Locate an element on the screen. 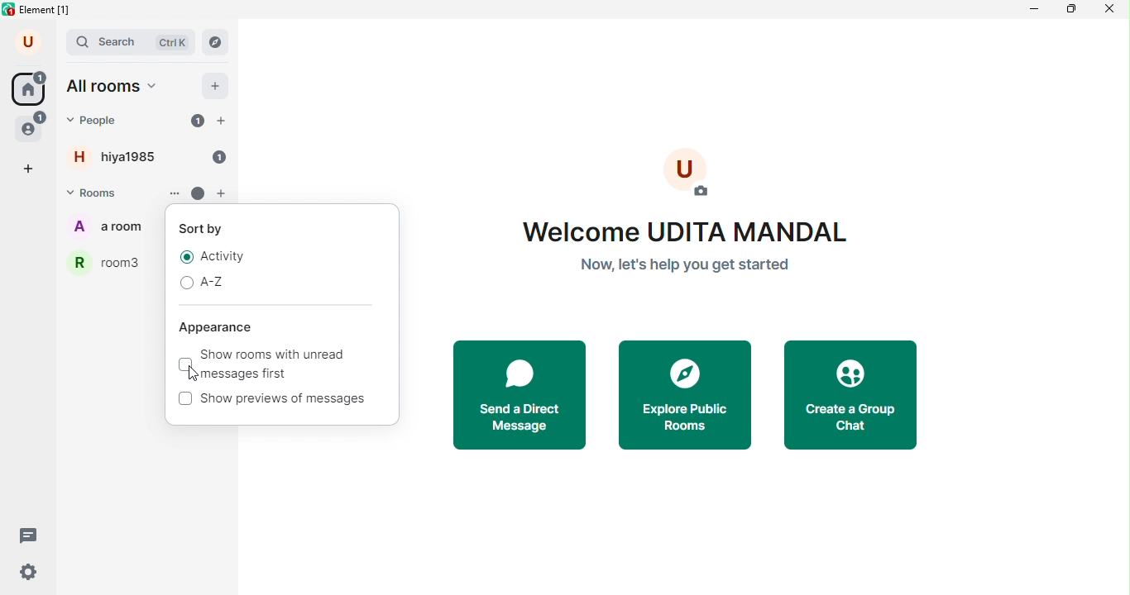 The width and height of the screenshot is (1130, 595). account is located at coordinates (31, 40).